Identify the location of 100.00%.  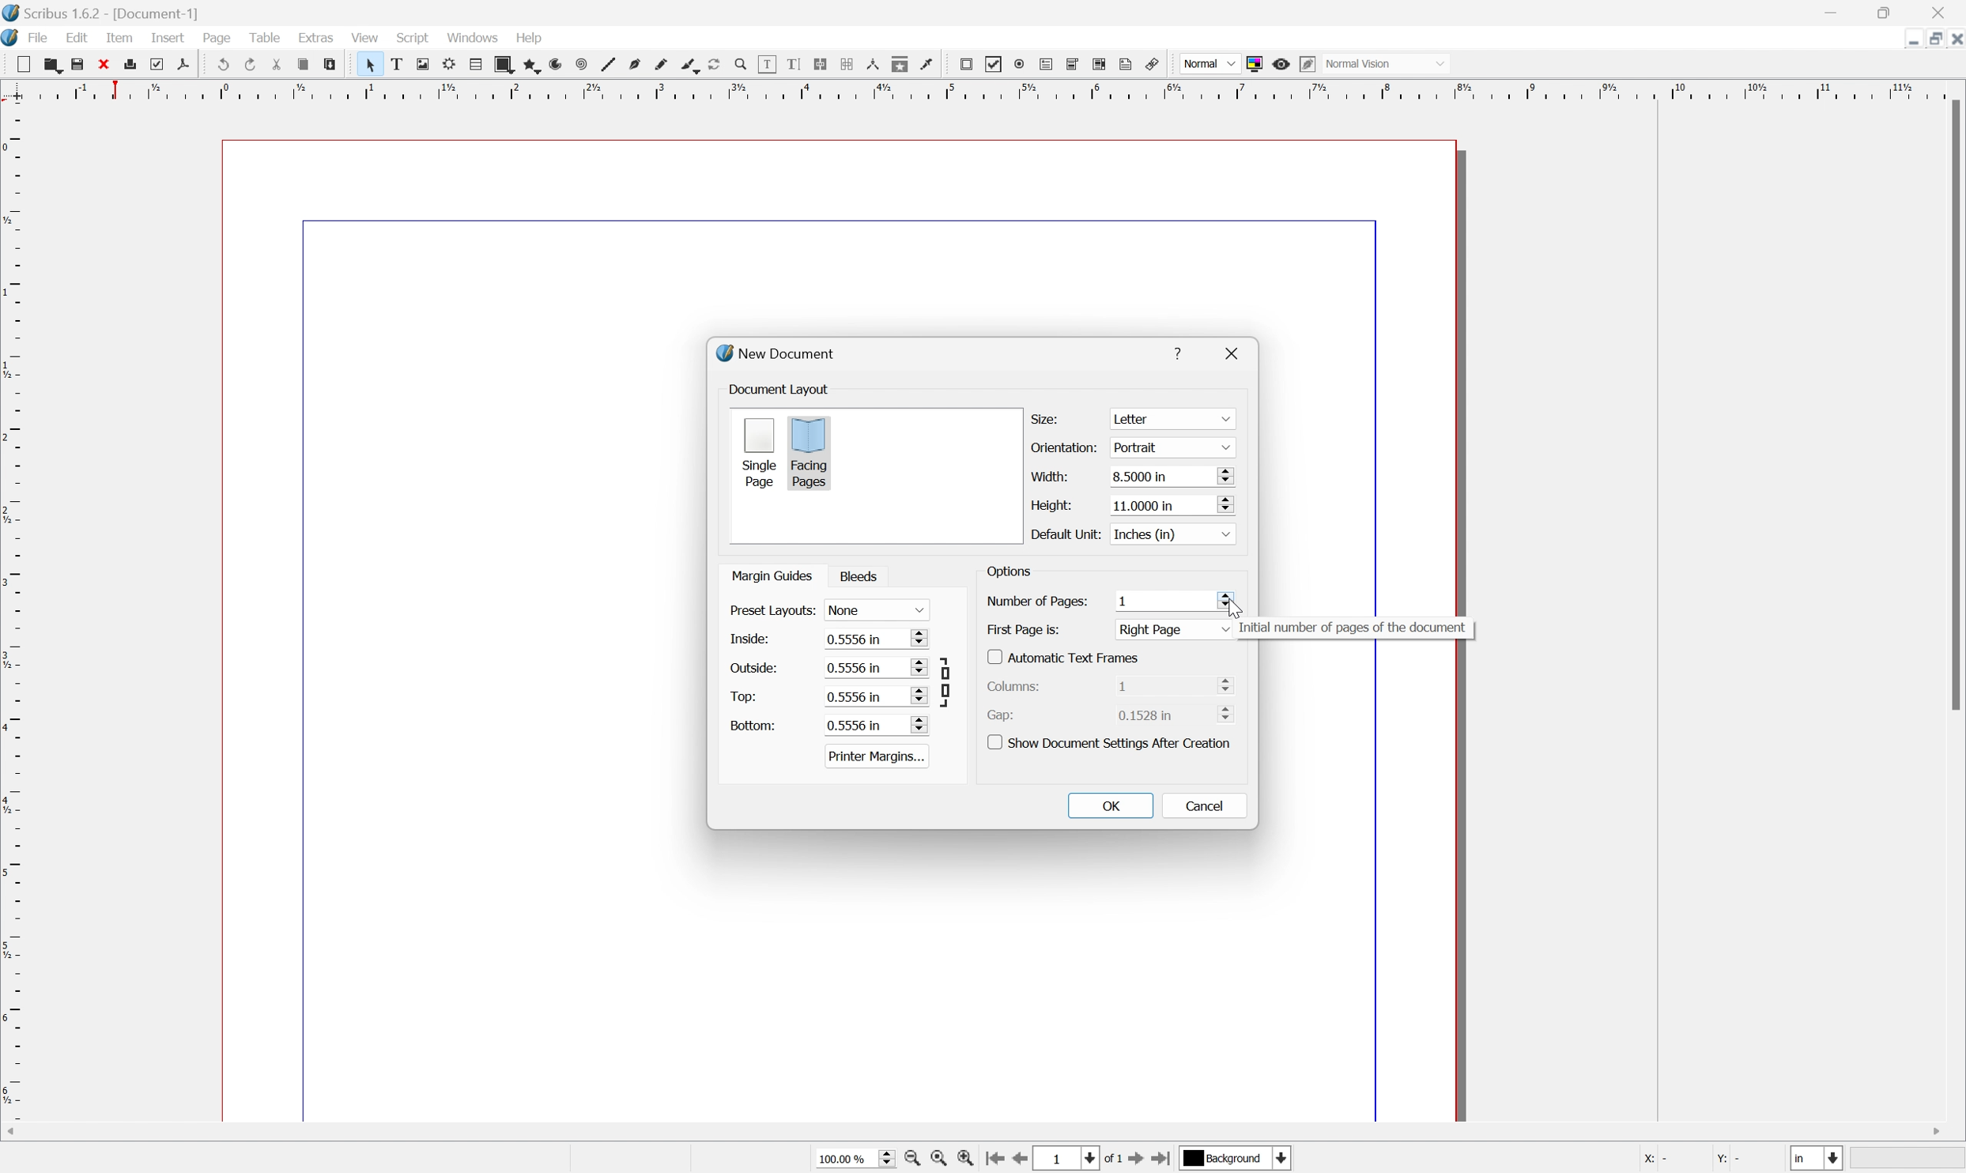
(849, 1157).